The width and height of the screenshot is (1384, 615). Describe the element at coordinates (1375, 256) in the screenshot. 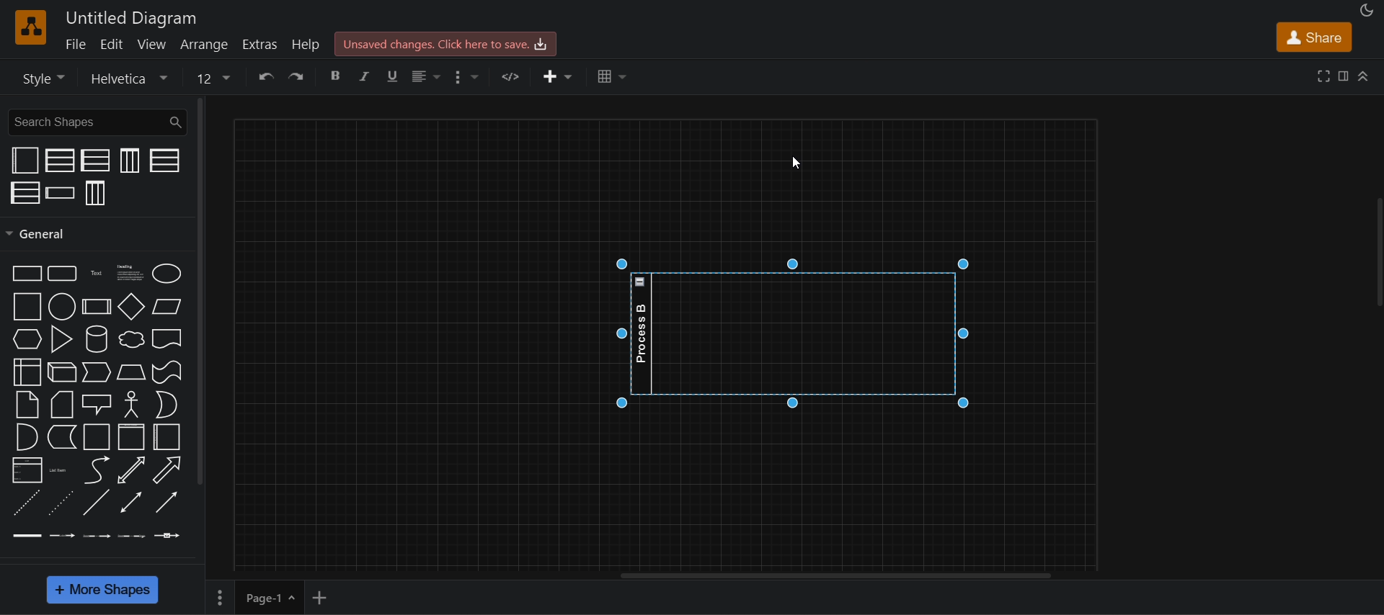

I see `collapse` at that location.